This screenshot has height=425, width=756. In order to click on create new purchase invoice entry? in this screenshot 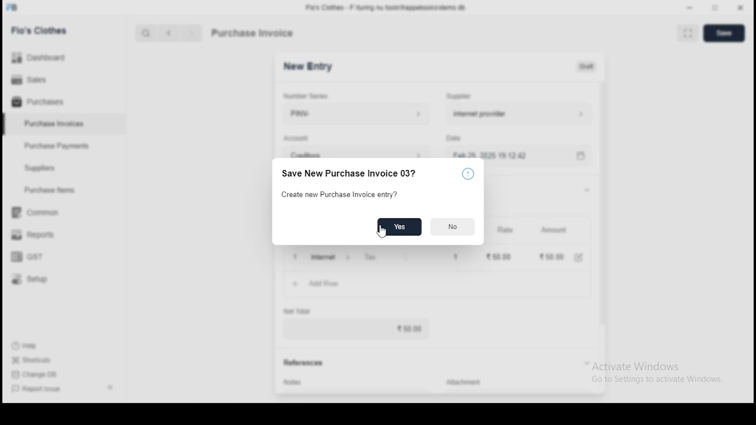, I will do `click(345, 195)`.